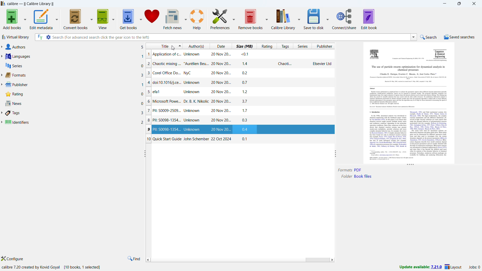 The height and width of the screenshot is (271, 482). I want to click on layout, so click(454, 267).